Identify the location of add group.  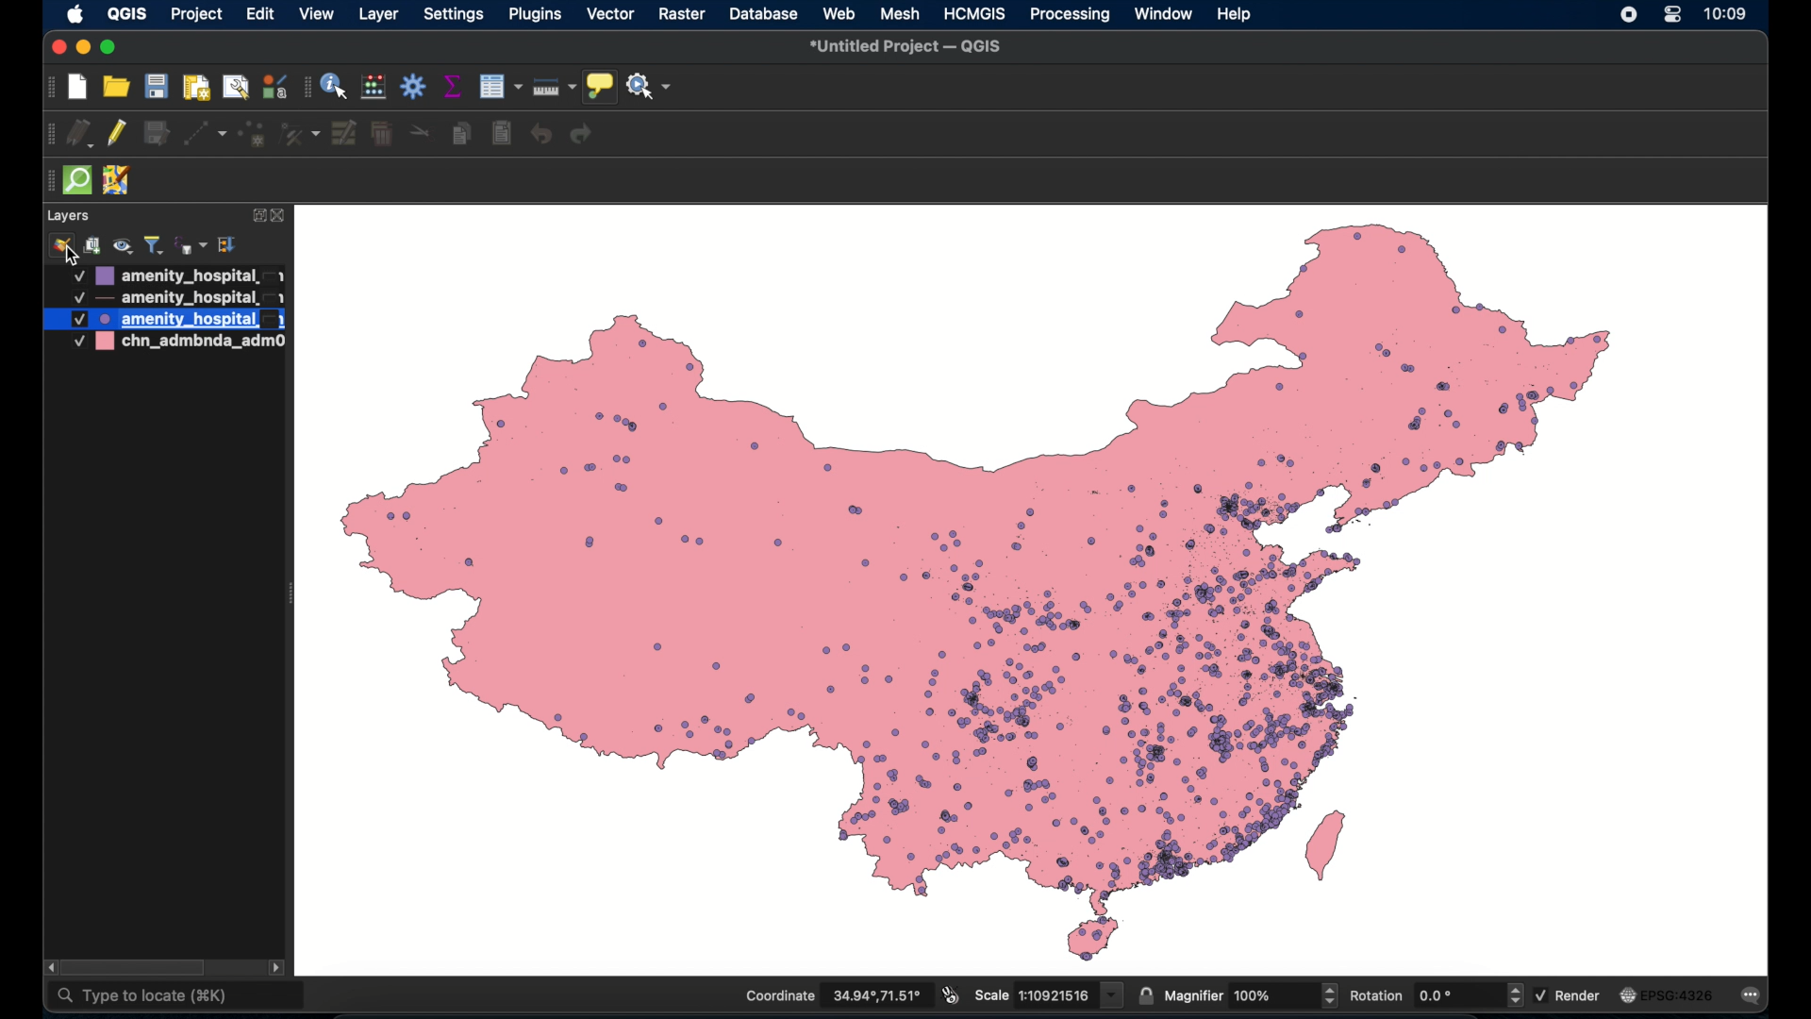
(93, 246).